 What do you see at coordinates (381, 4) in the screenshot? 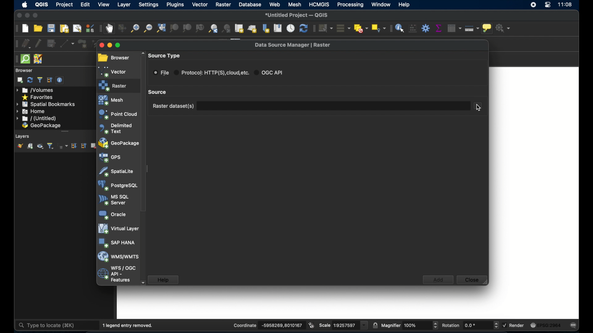
I see `window` at bounding box center [381, 4].